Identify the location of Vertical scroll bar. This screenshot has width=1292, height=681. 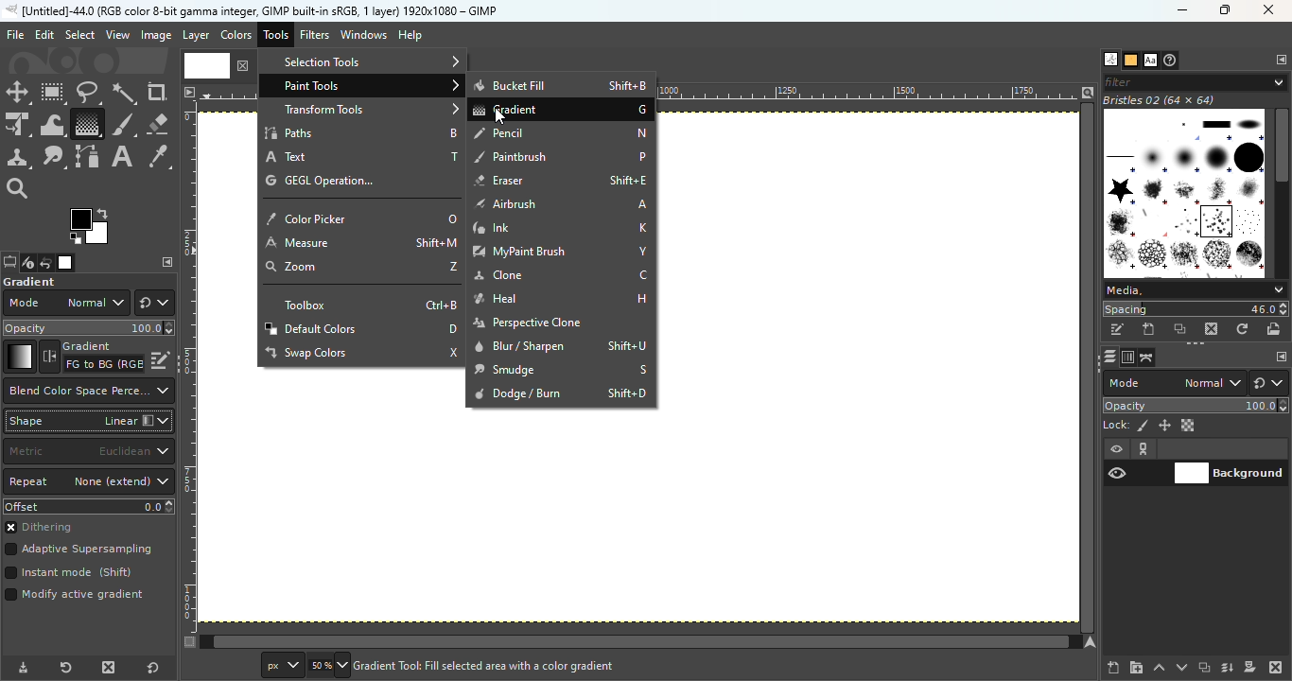
(631, 642).